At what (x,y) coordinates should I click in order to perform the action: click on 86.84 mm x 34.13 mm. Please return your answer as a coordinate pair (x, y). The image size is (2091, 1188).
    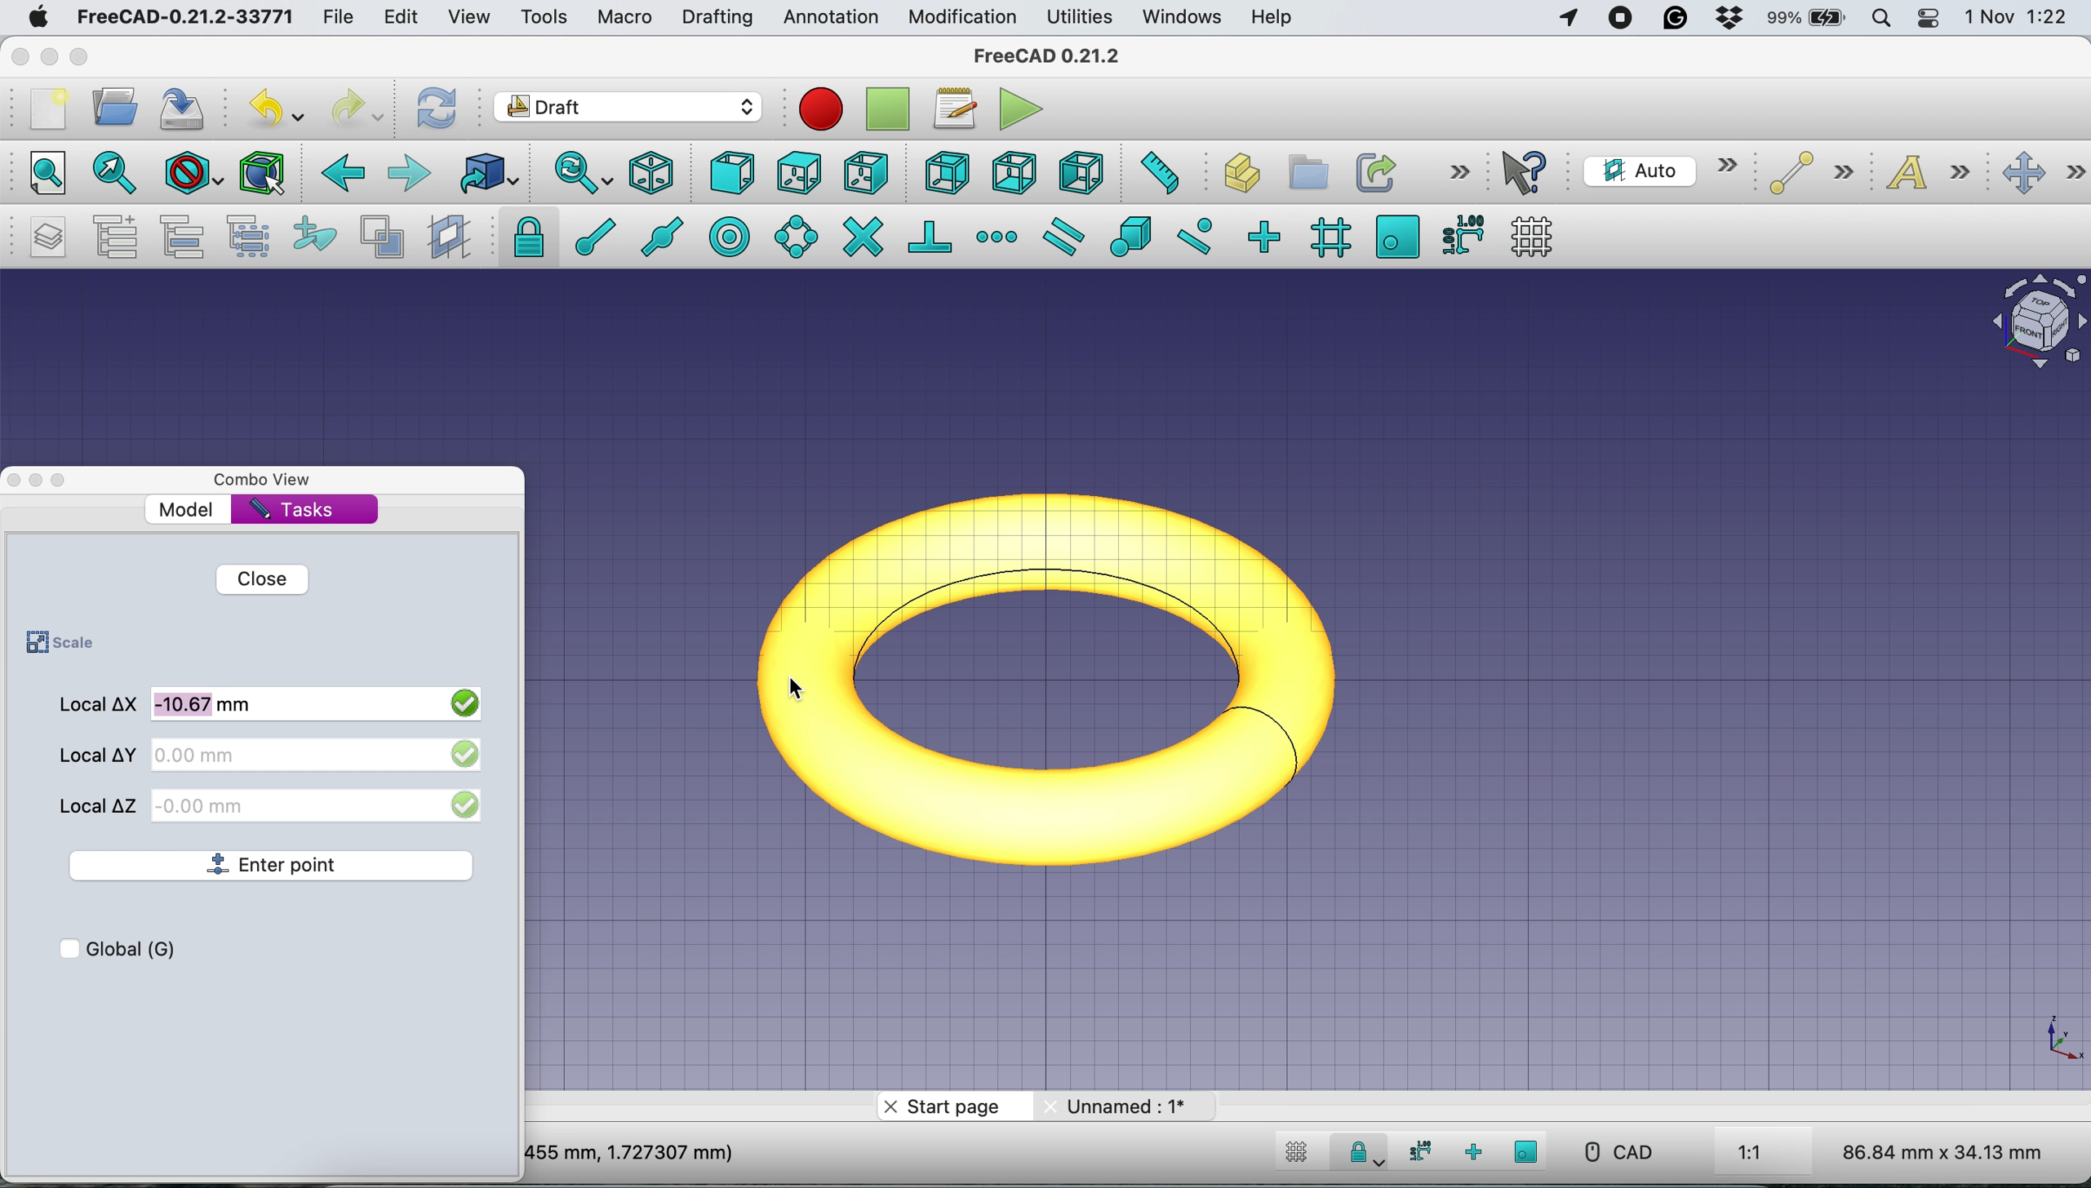
    Looking at the image, I should click on (1945, 1151).